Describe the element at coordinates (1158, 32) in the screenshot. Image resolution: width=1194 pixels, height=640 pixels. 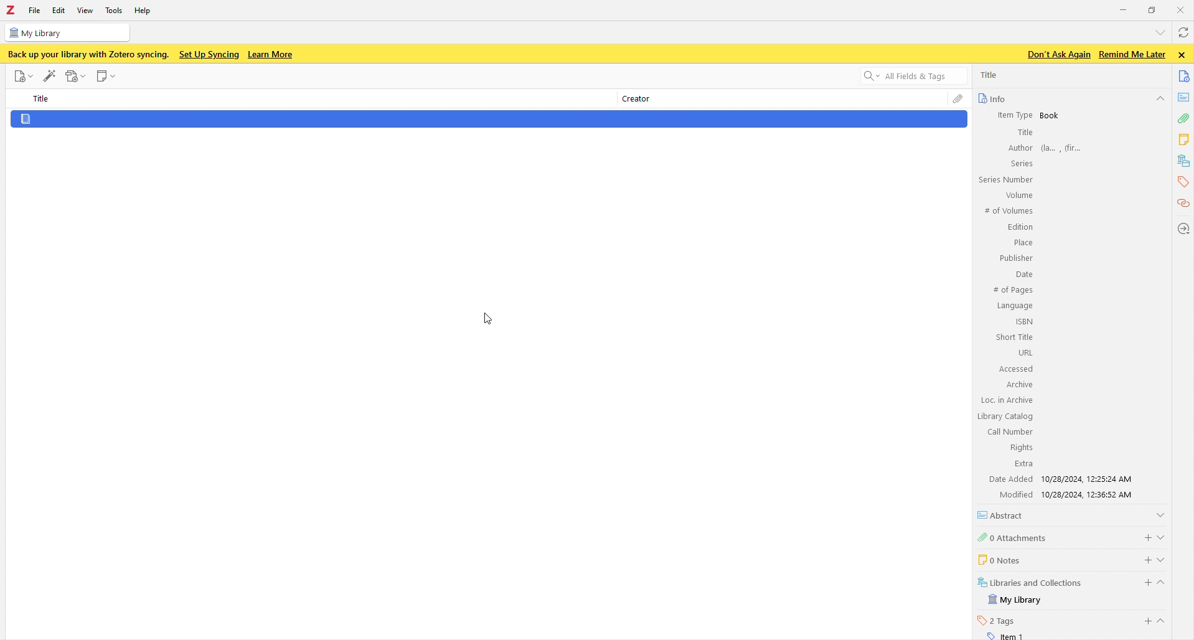
I see `dropdown` at that location.